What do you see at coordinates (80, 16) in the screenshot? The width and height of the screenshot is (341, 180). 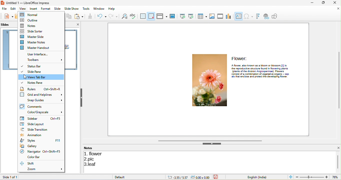 I see `paste` at bounding box center [80, 16].